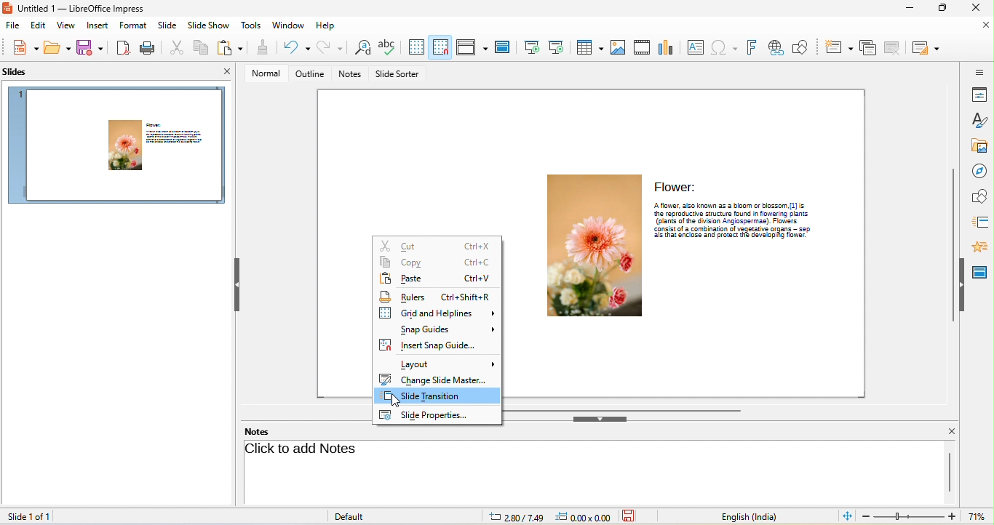 Image resolution: width=994 pixels, height=525 pixels. Describe the element at coordinates (229, 72) in the screenshot. I see `close` at that location.